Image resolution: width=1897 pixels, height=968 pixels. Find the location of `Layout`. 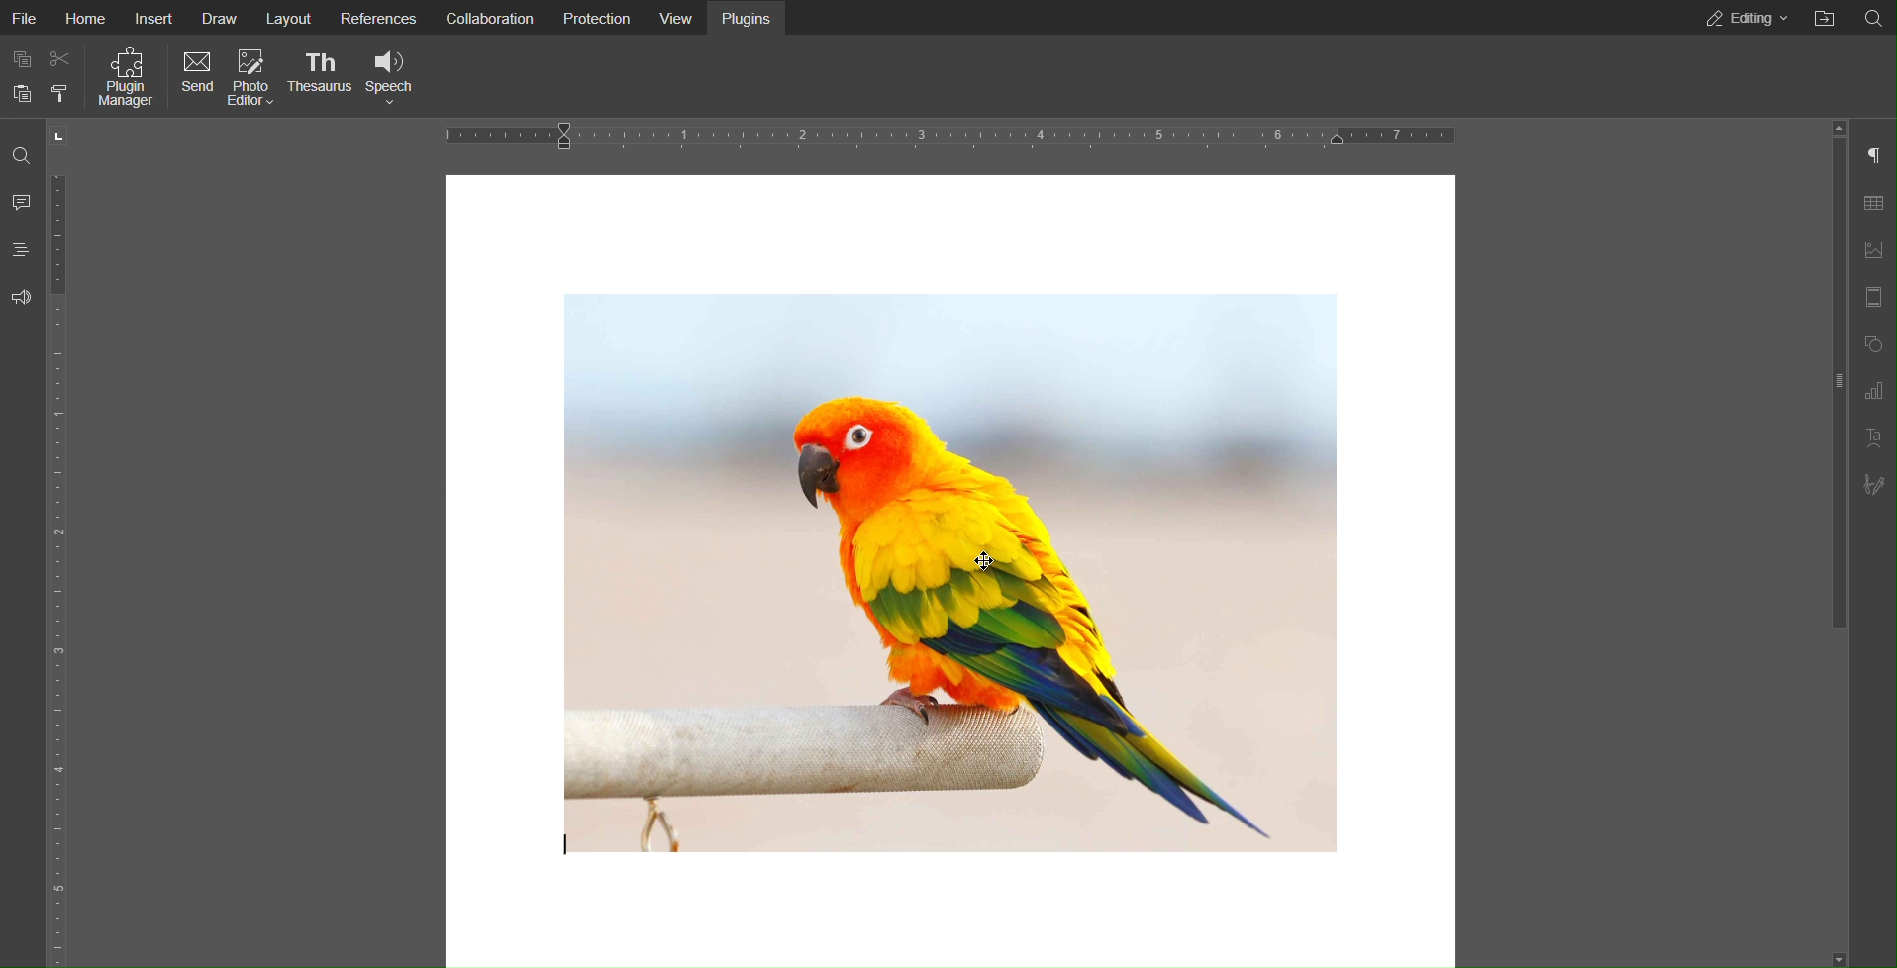

Layout is located at coordinates (289, 17).